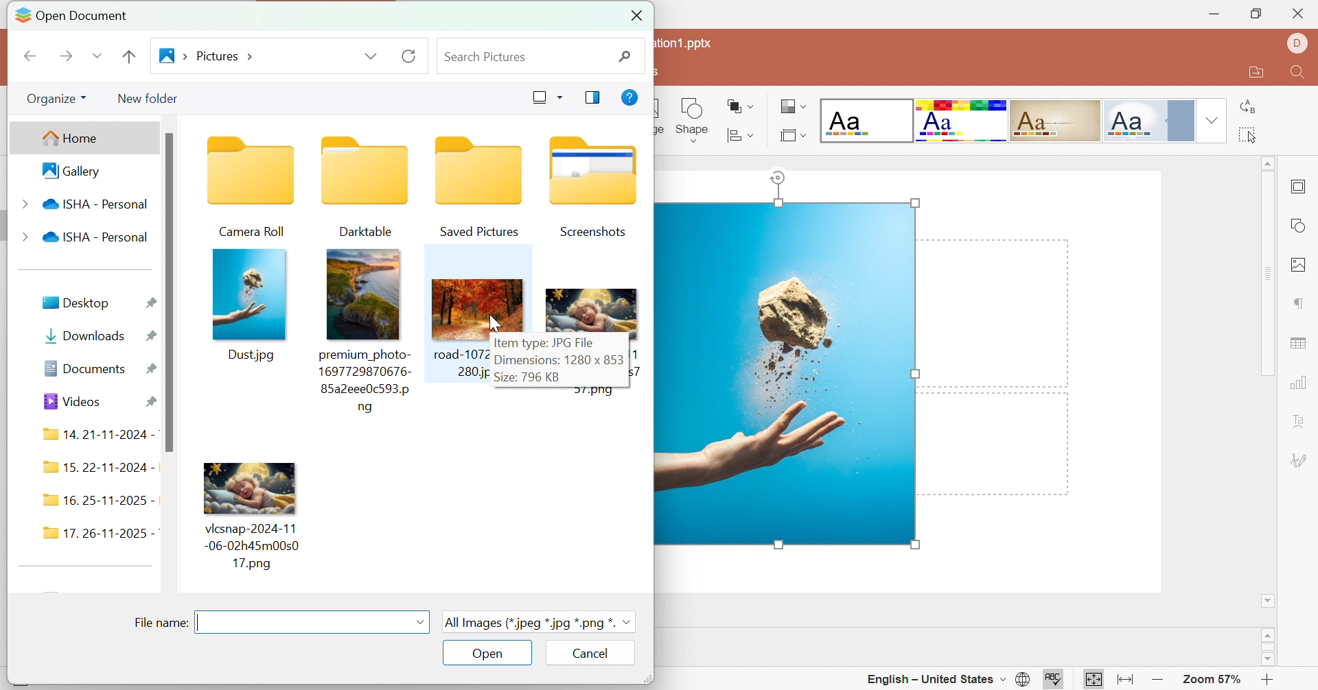 This screenshot has height=690, width=1318. Describe the element at coordinates (459, 363) in the screenshot. I see `road- 1072280.jpg` at that location.